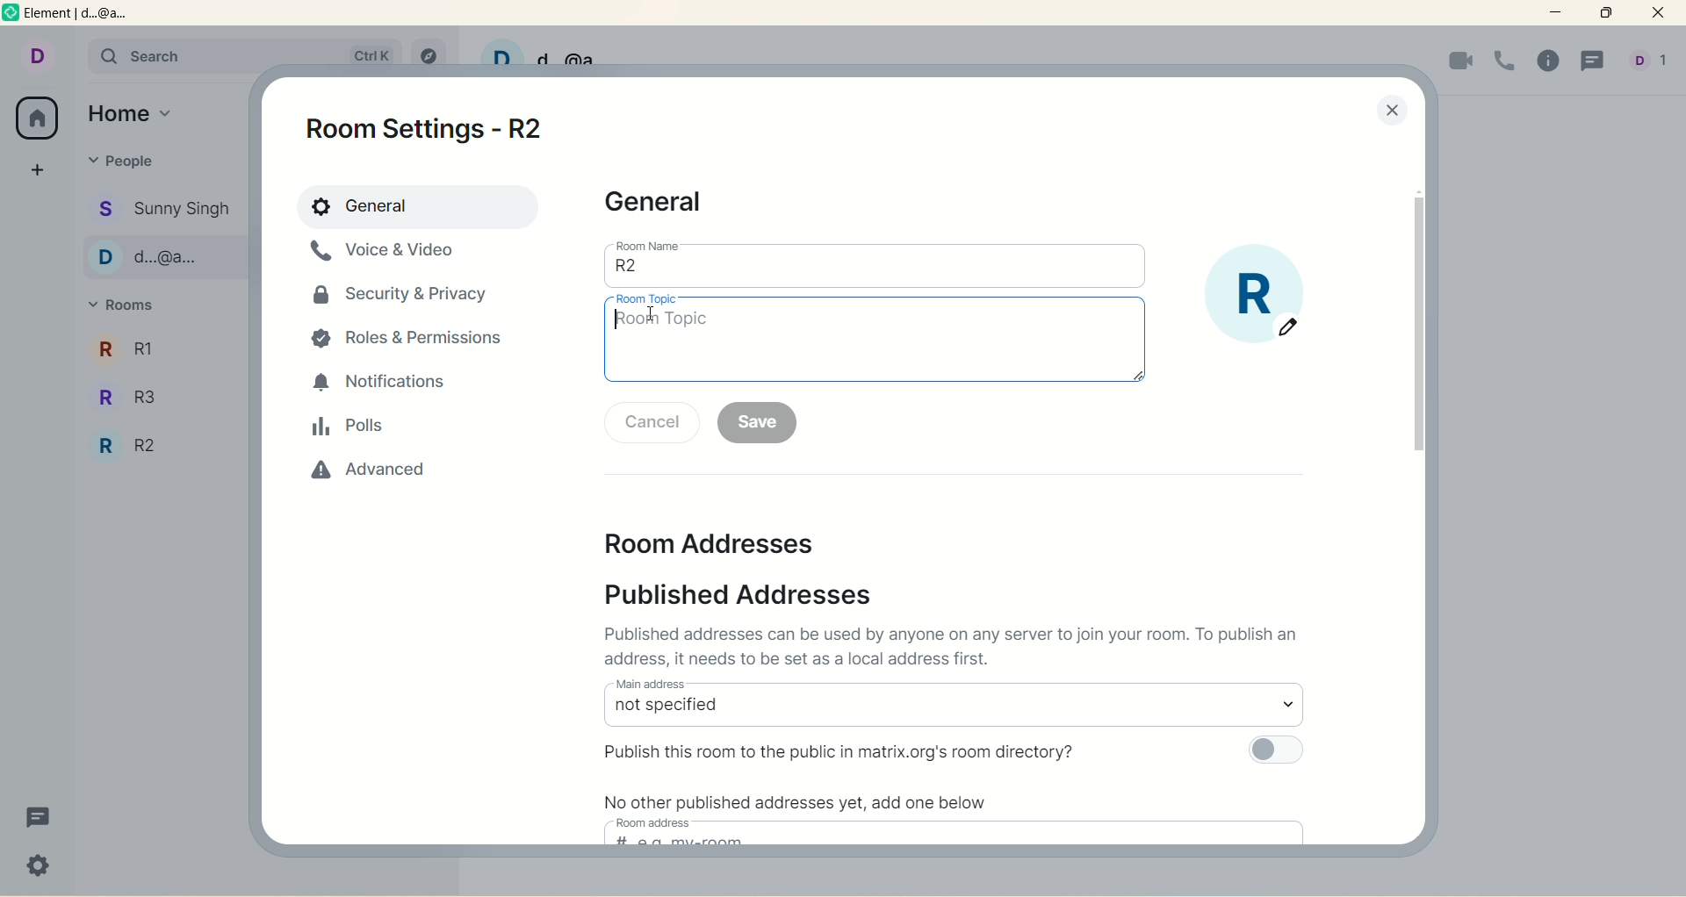  I want to click on voice & video, so click(391, 258).